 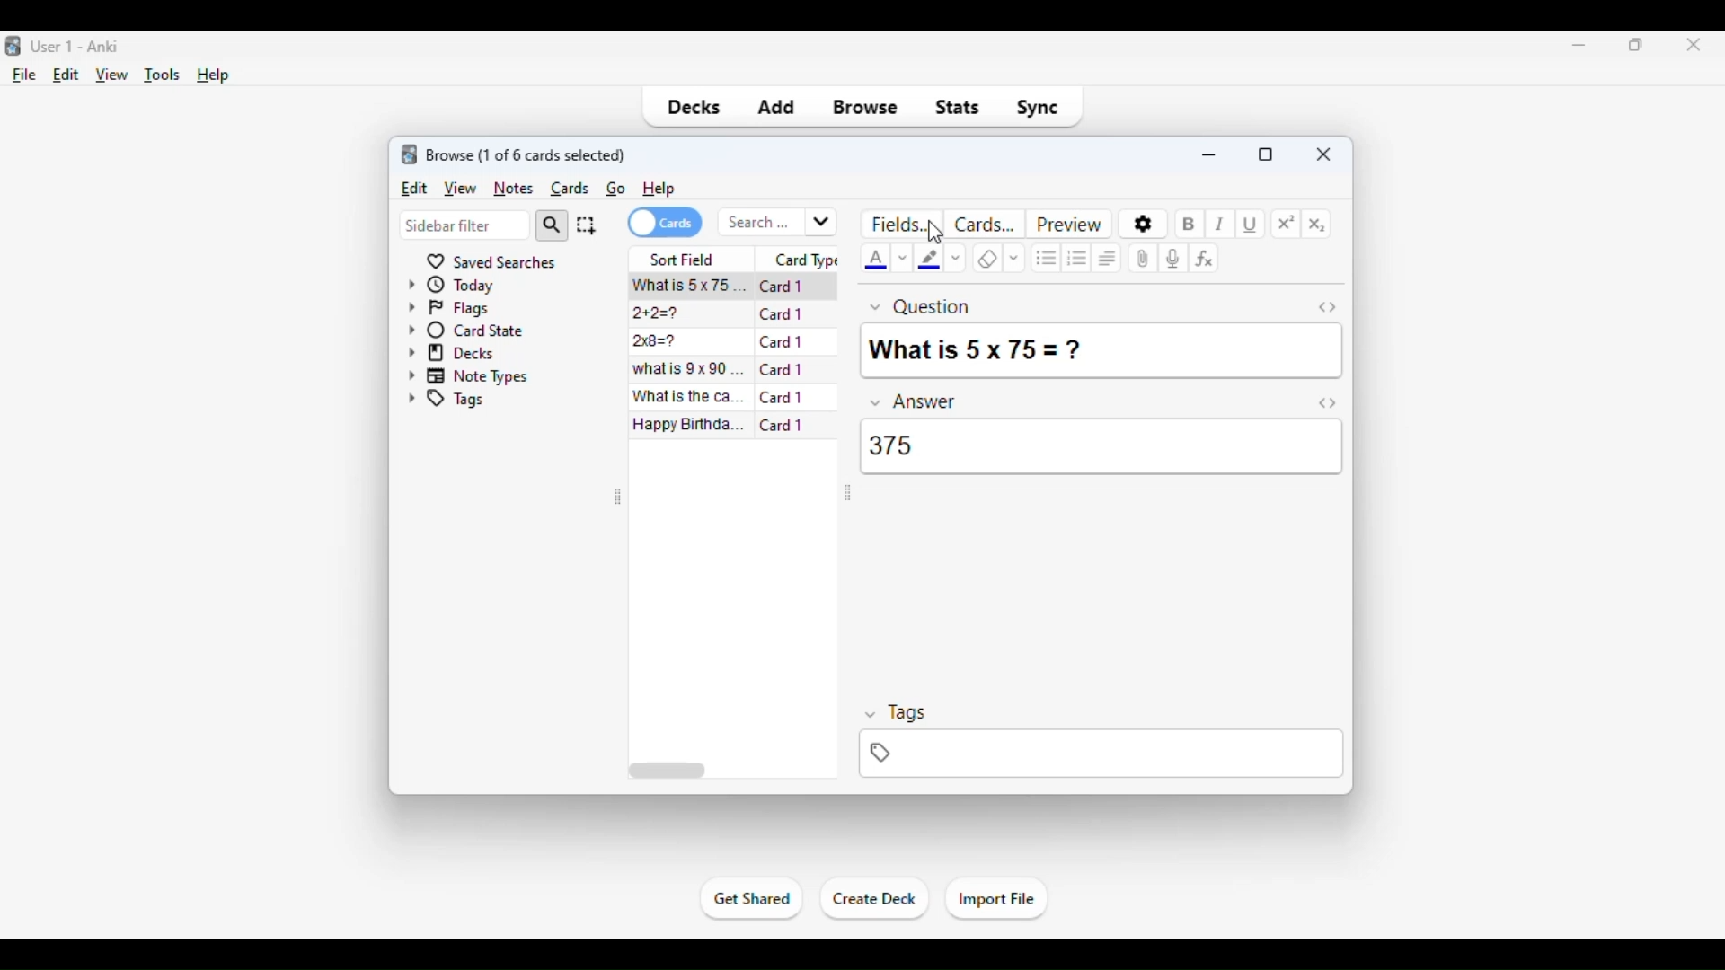 What do you see at coordinates (214, 75) in the screenshot?
I see `help` at bounding box center [214, 75].